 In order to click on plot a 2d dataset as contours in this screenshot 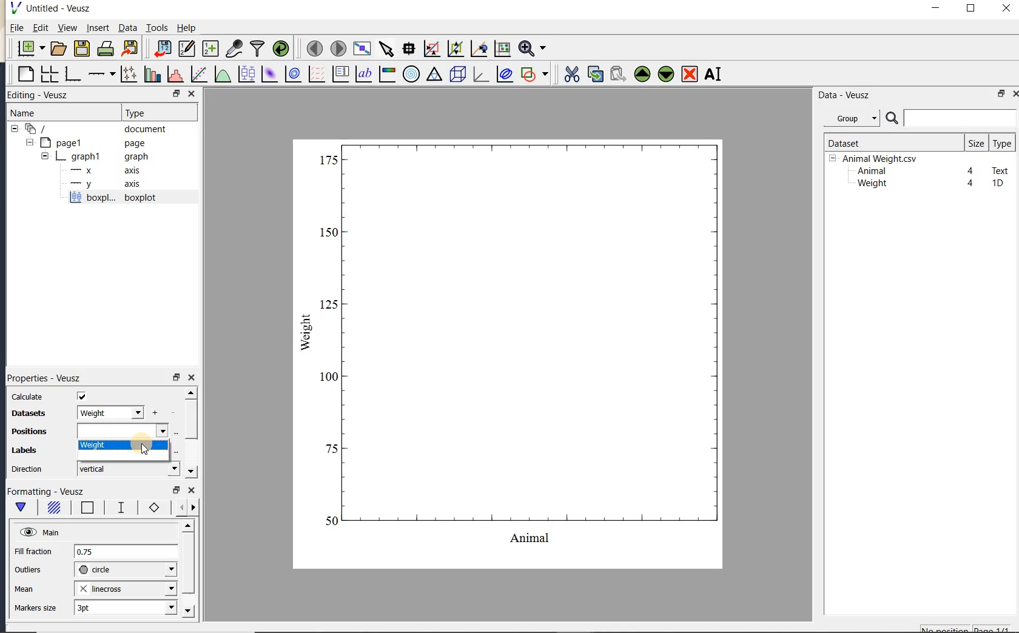, I will do `click(292, 73)`.